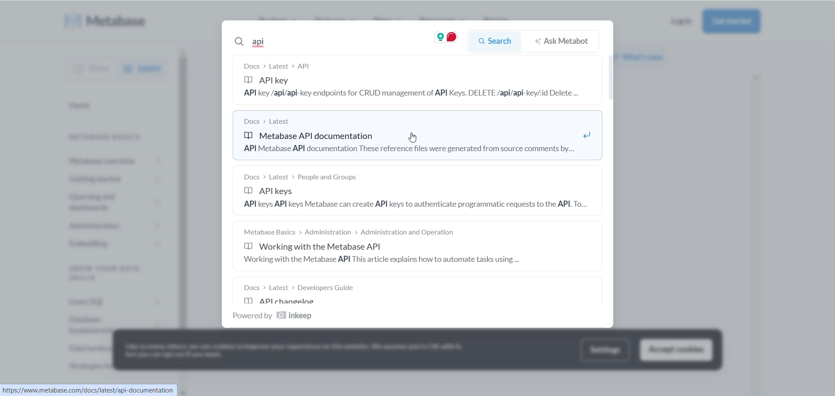  What do you see at coordinates (413, 136) in the screenshot?
I see `METABASE API DOCUMENTATION` at bounding box center [413, 136].